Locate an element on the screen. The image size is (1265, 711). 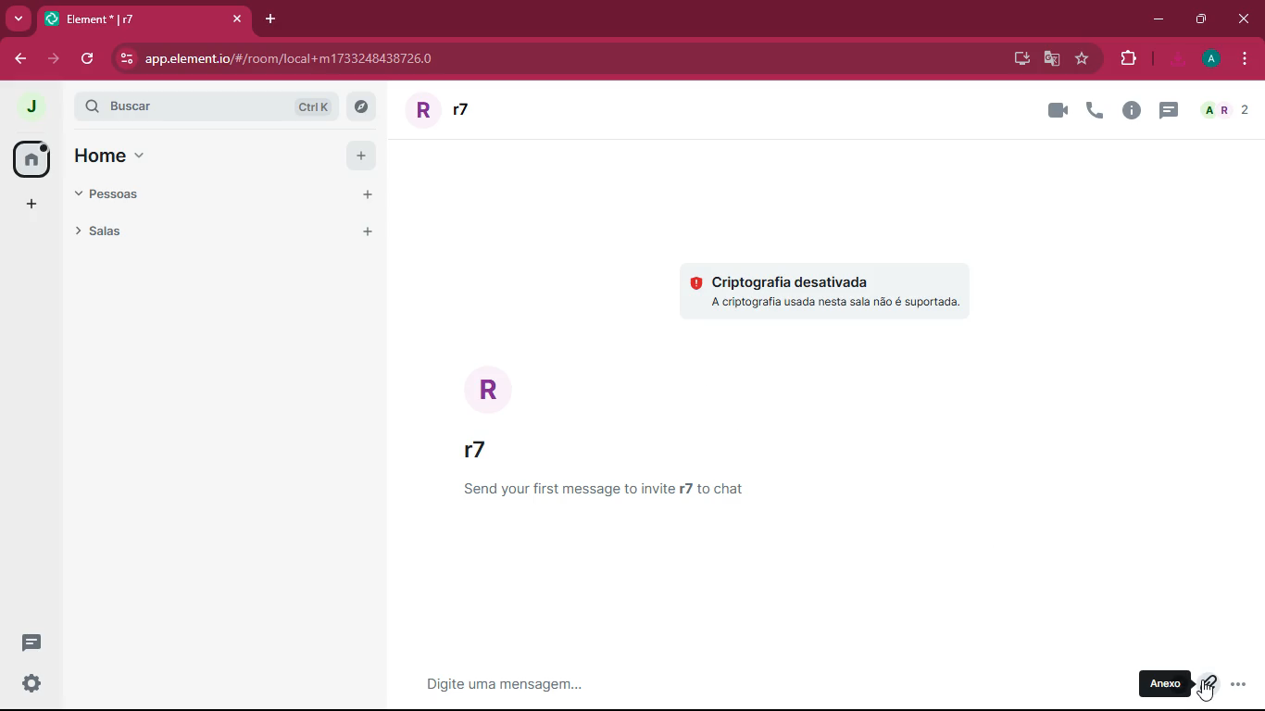
favorite is located at coordinates (1083, 59).